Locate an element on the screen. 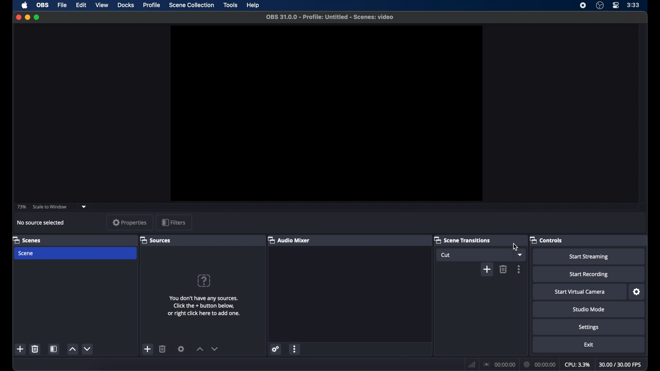 The height and width of the screenshot is (371, 660). time is located at coordinates (634, 5).